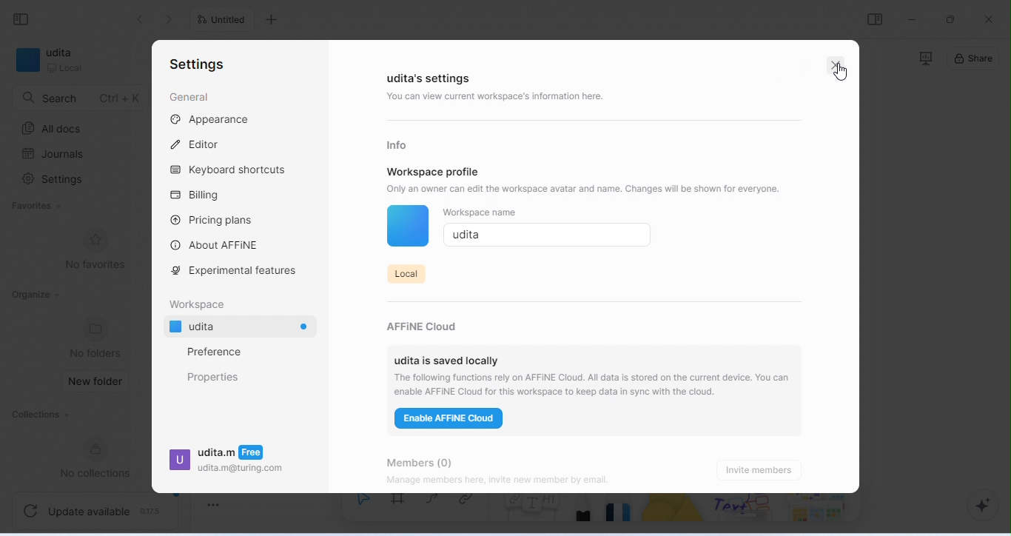 This screenshot has width=1011, height=536. What do you see at coordinates (974, 60) in the screenshot?
I see `share` at bounding box center [974, 60].